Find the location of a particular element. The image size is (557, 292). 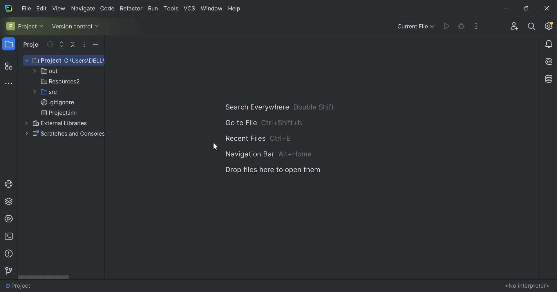

External Libraries is located at coordinates (59, 123).